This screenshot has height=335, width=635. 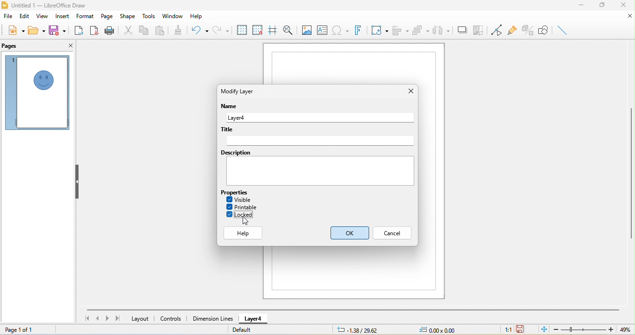 I want to click on open, so click(x=36, y=30).